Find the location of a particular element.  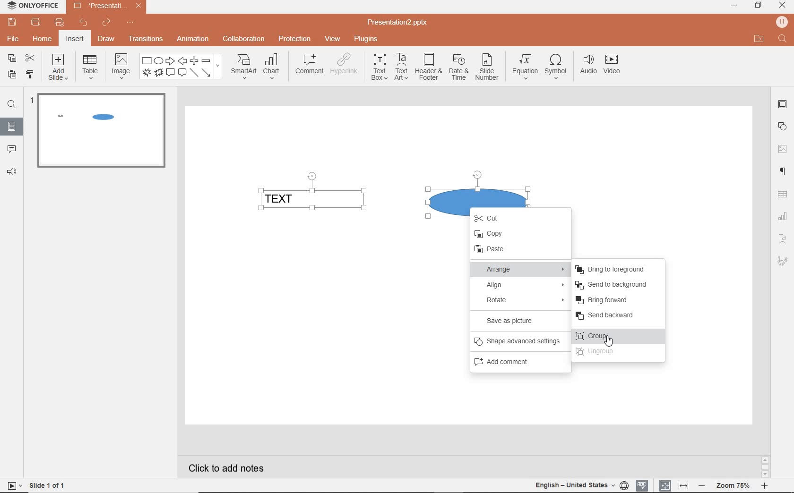

chart is located at coordinates (274, 66).